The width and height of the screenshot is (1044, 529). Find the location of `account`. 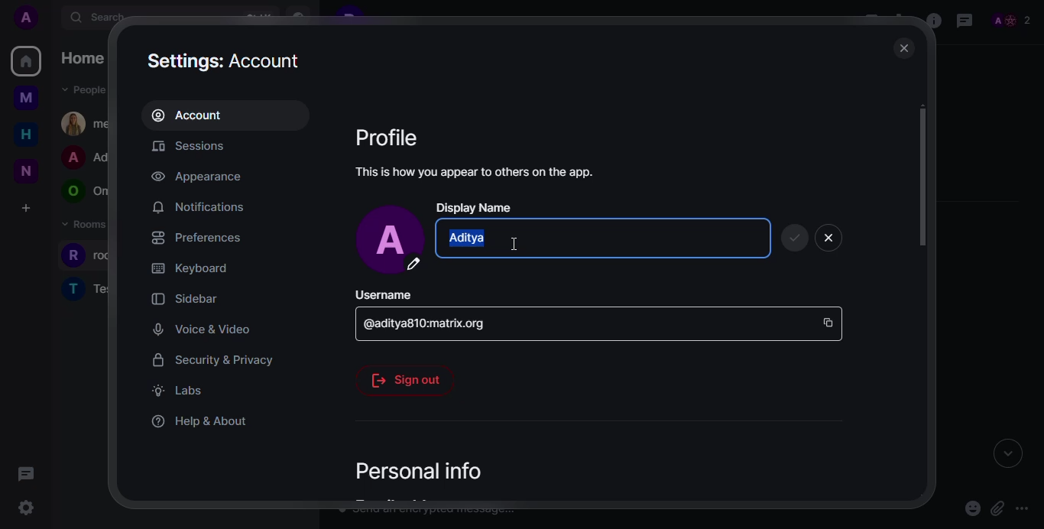

account is located at coordinates (194, 115).